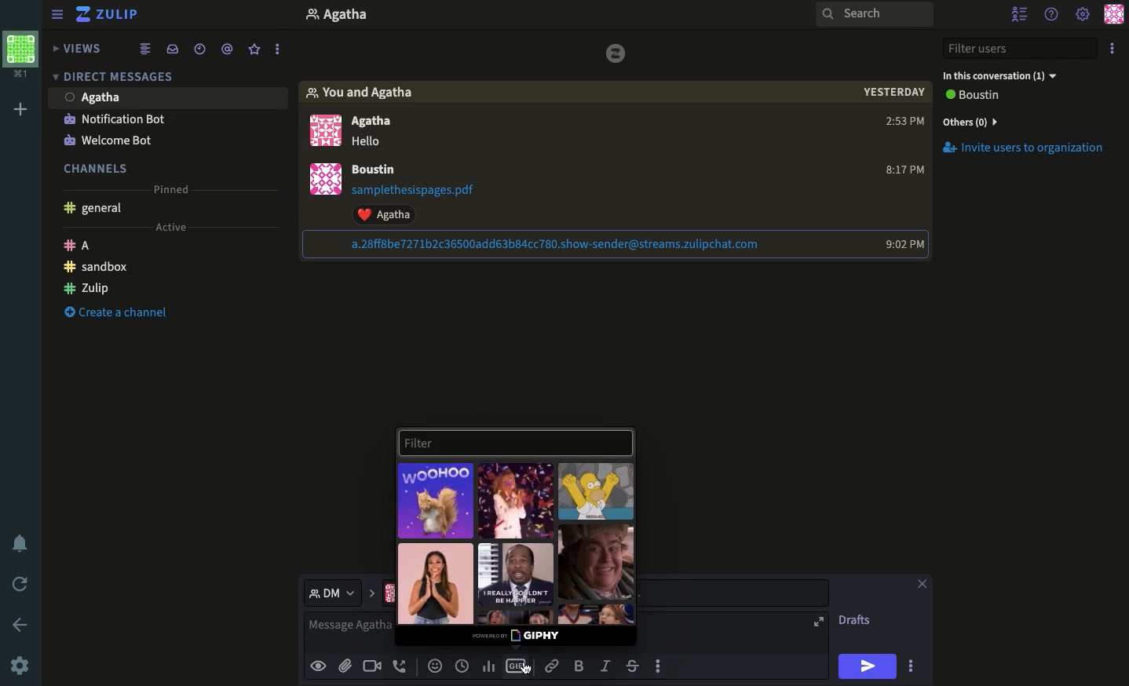  What do you see at coordinates (517, 665) in the screenshot?
I see `GIF` at bounding box center [517, 665].